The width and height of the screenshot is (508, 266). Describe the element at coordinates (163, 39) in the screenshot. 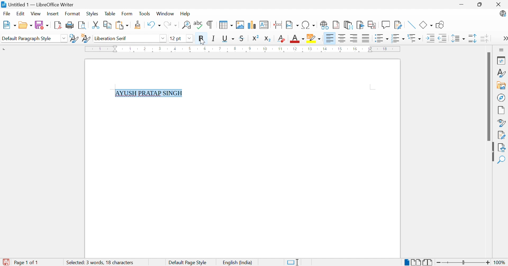

I see `Drop Down` at that location.